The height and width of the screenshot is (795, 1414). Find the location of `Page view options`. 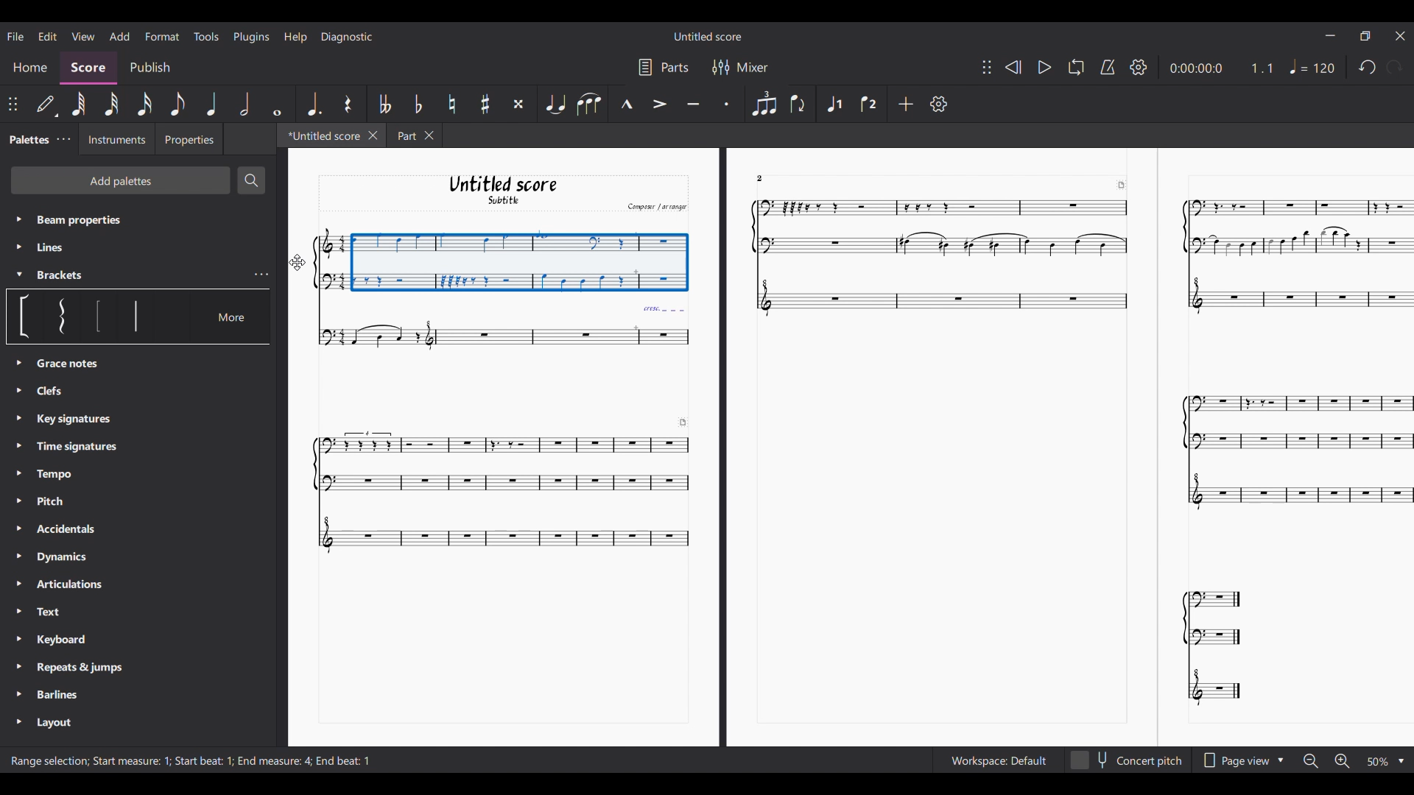

Page view options is located at coordinates (1233, 760).